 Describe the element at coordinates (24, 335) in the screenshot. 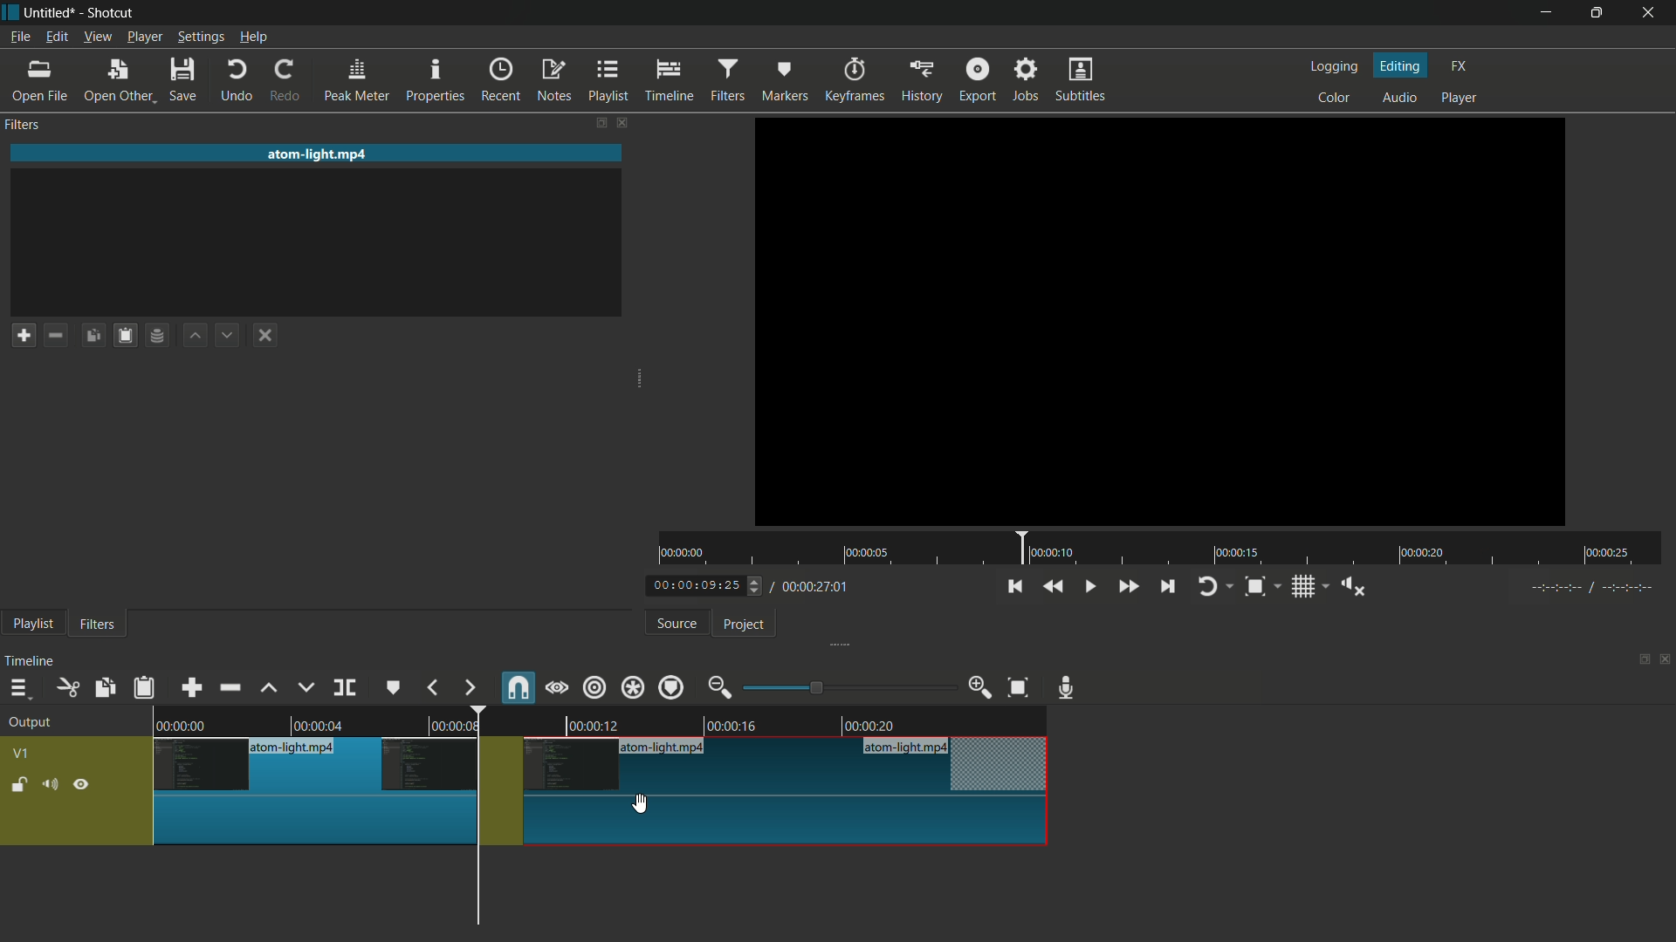

I see `add a filter` at that location.